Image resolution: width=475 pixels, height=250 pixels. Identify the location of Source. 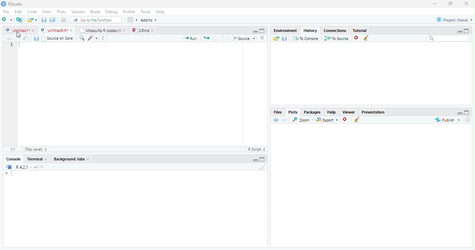
(243, 39).